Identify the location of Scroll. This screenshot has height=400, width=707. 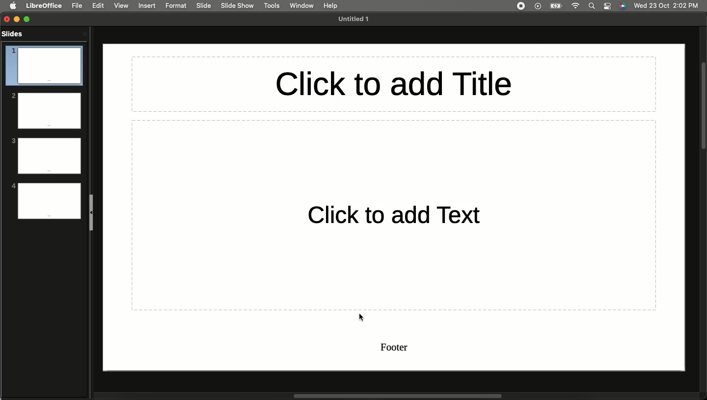
(703, 106).